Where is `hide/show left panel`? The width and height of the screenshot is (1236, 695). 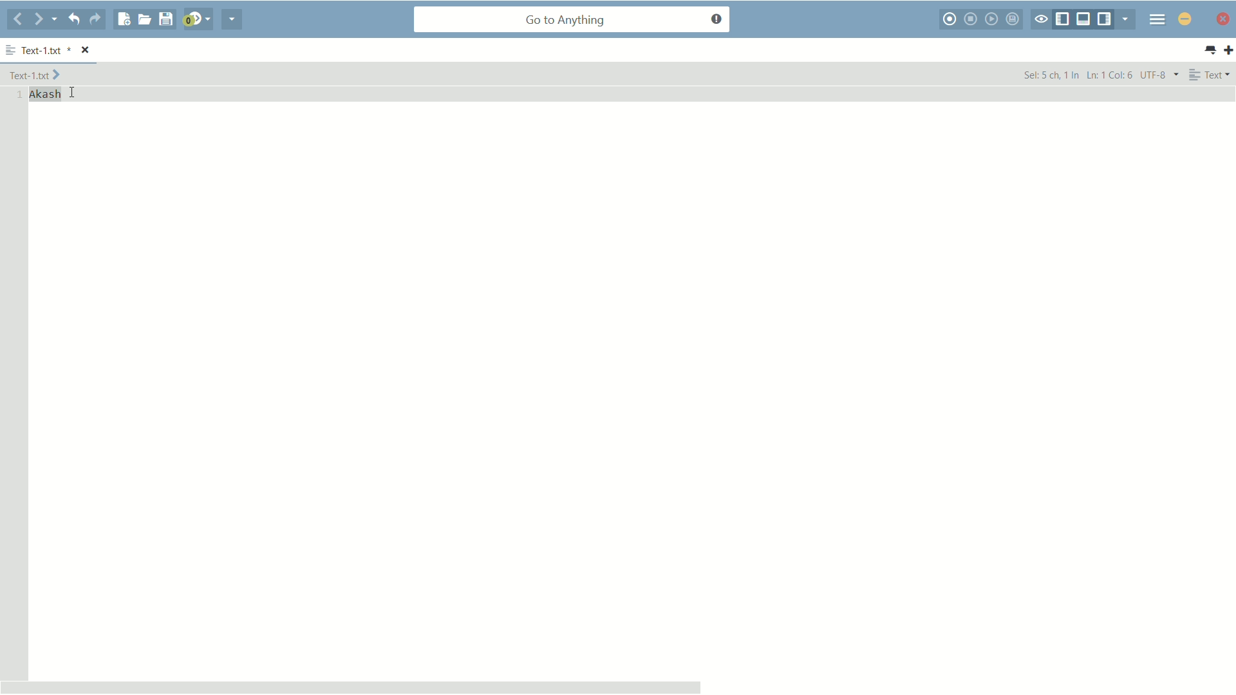
hide/show left panel is located at coordinates (1063, 20).